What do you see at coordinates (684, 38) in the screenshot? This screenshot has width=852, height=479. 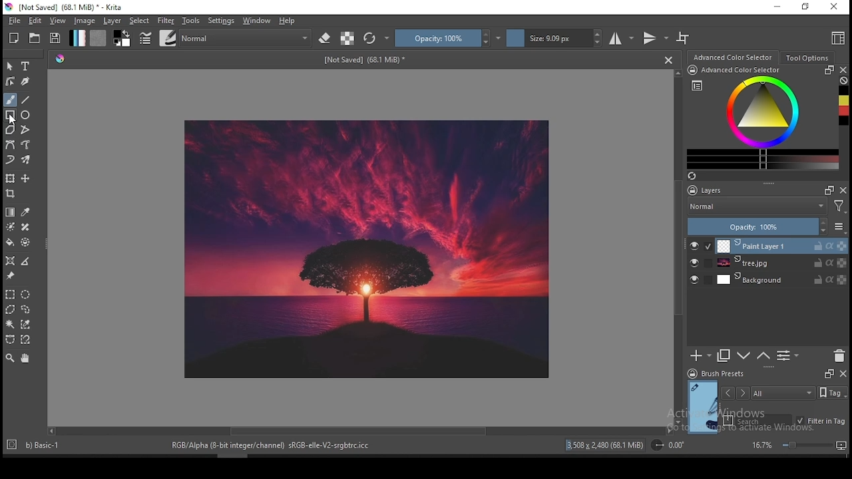 I see `wrap around mode` at bounding box center [684, 38].